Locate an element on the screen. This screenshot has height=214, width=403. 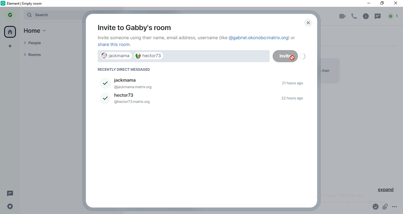
close is located at coordinates (307, 23).